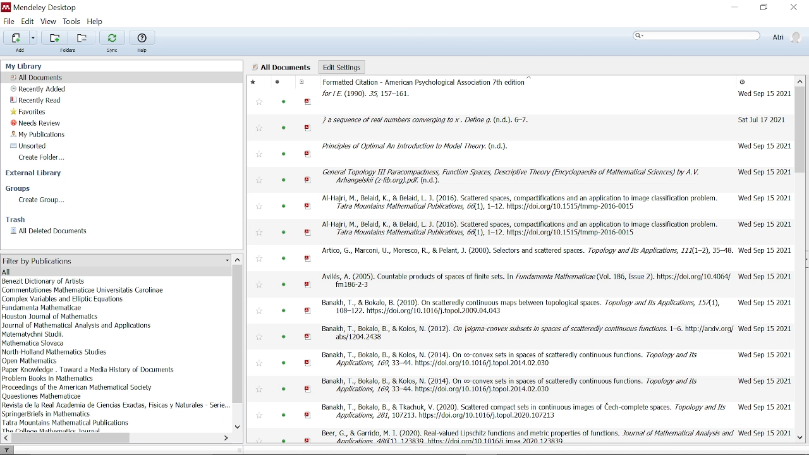  What do you see at coordinates (259, 103) in the screenshot?
I see `favourite` at bounding box center [259, 103].